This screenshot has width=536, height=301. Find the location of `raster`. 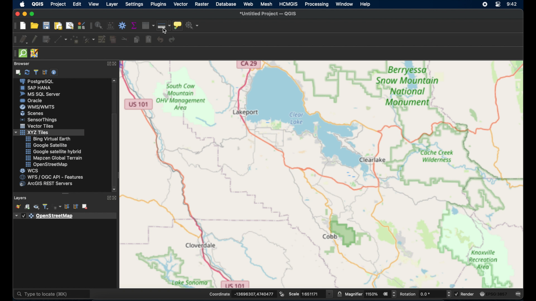

raster is located at coordinates (202, 4).